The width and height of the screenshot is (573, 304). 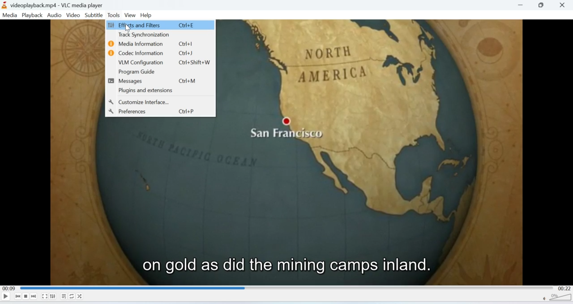 I want to click on Seek forward, so click(x=34, y=296).